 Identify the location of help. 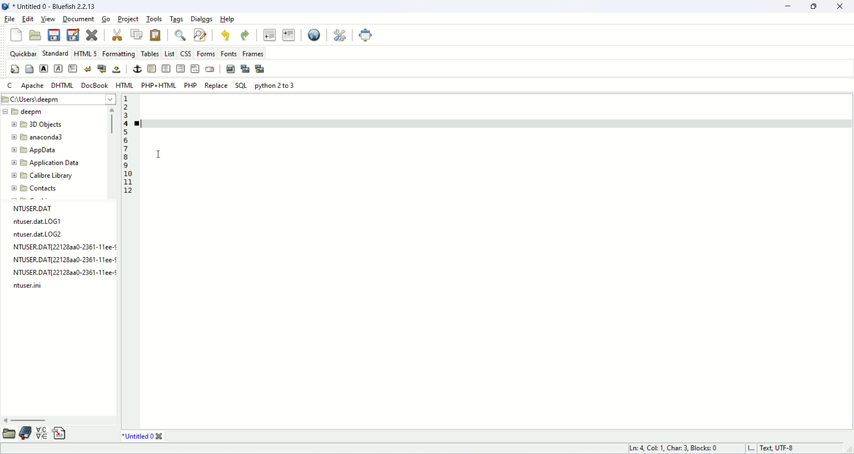
(228, 19).